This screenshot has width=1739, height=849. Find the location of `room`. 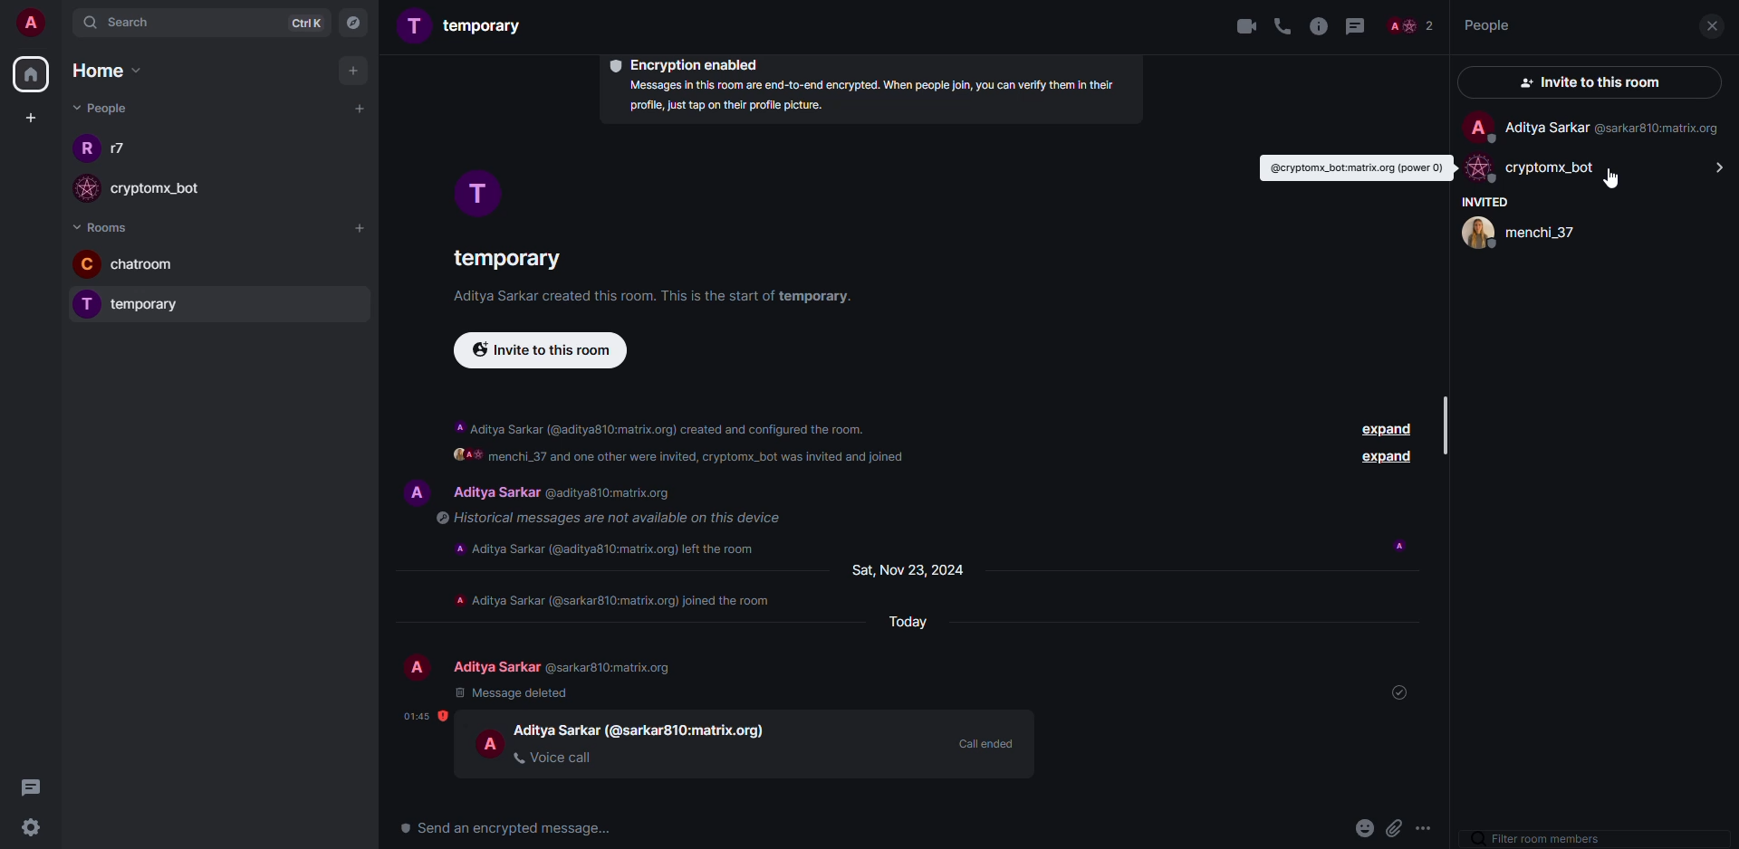

room is located at coordinates (504, 255).